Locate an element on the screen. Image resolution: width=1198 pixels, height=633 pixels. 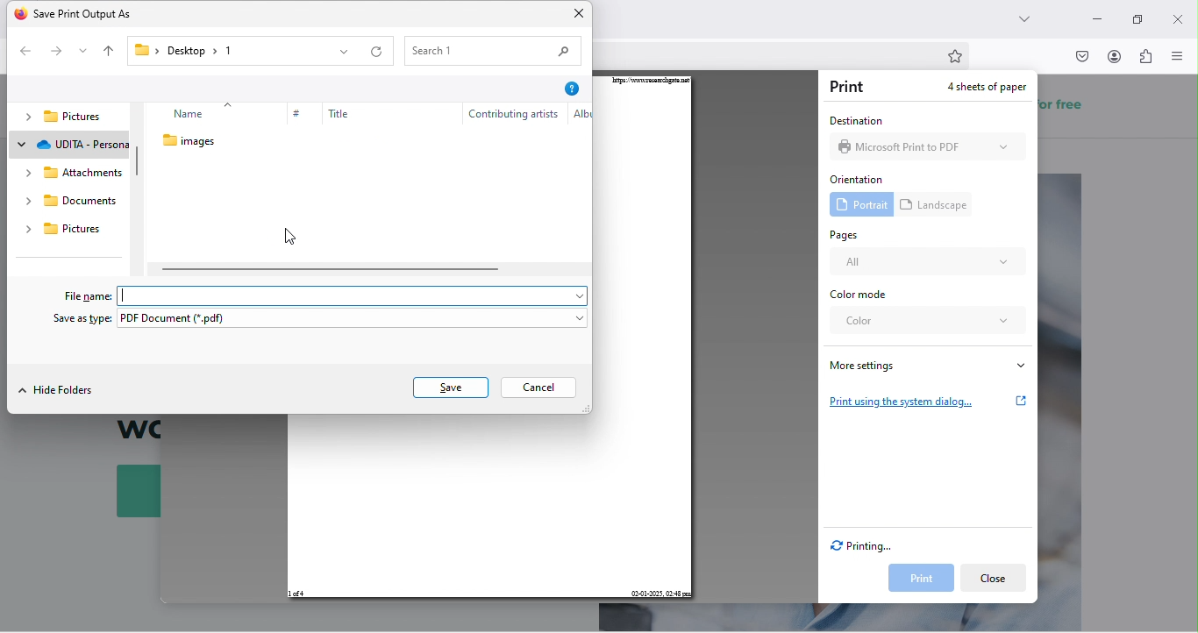
portrait is located at coordinates (858, 205).